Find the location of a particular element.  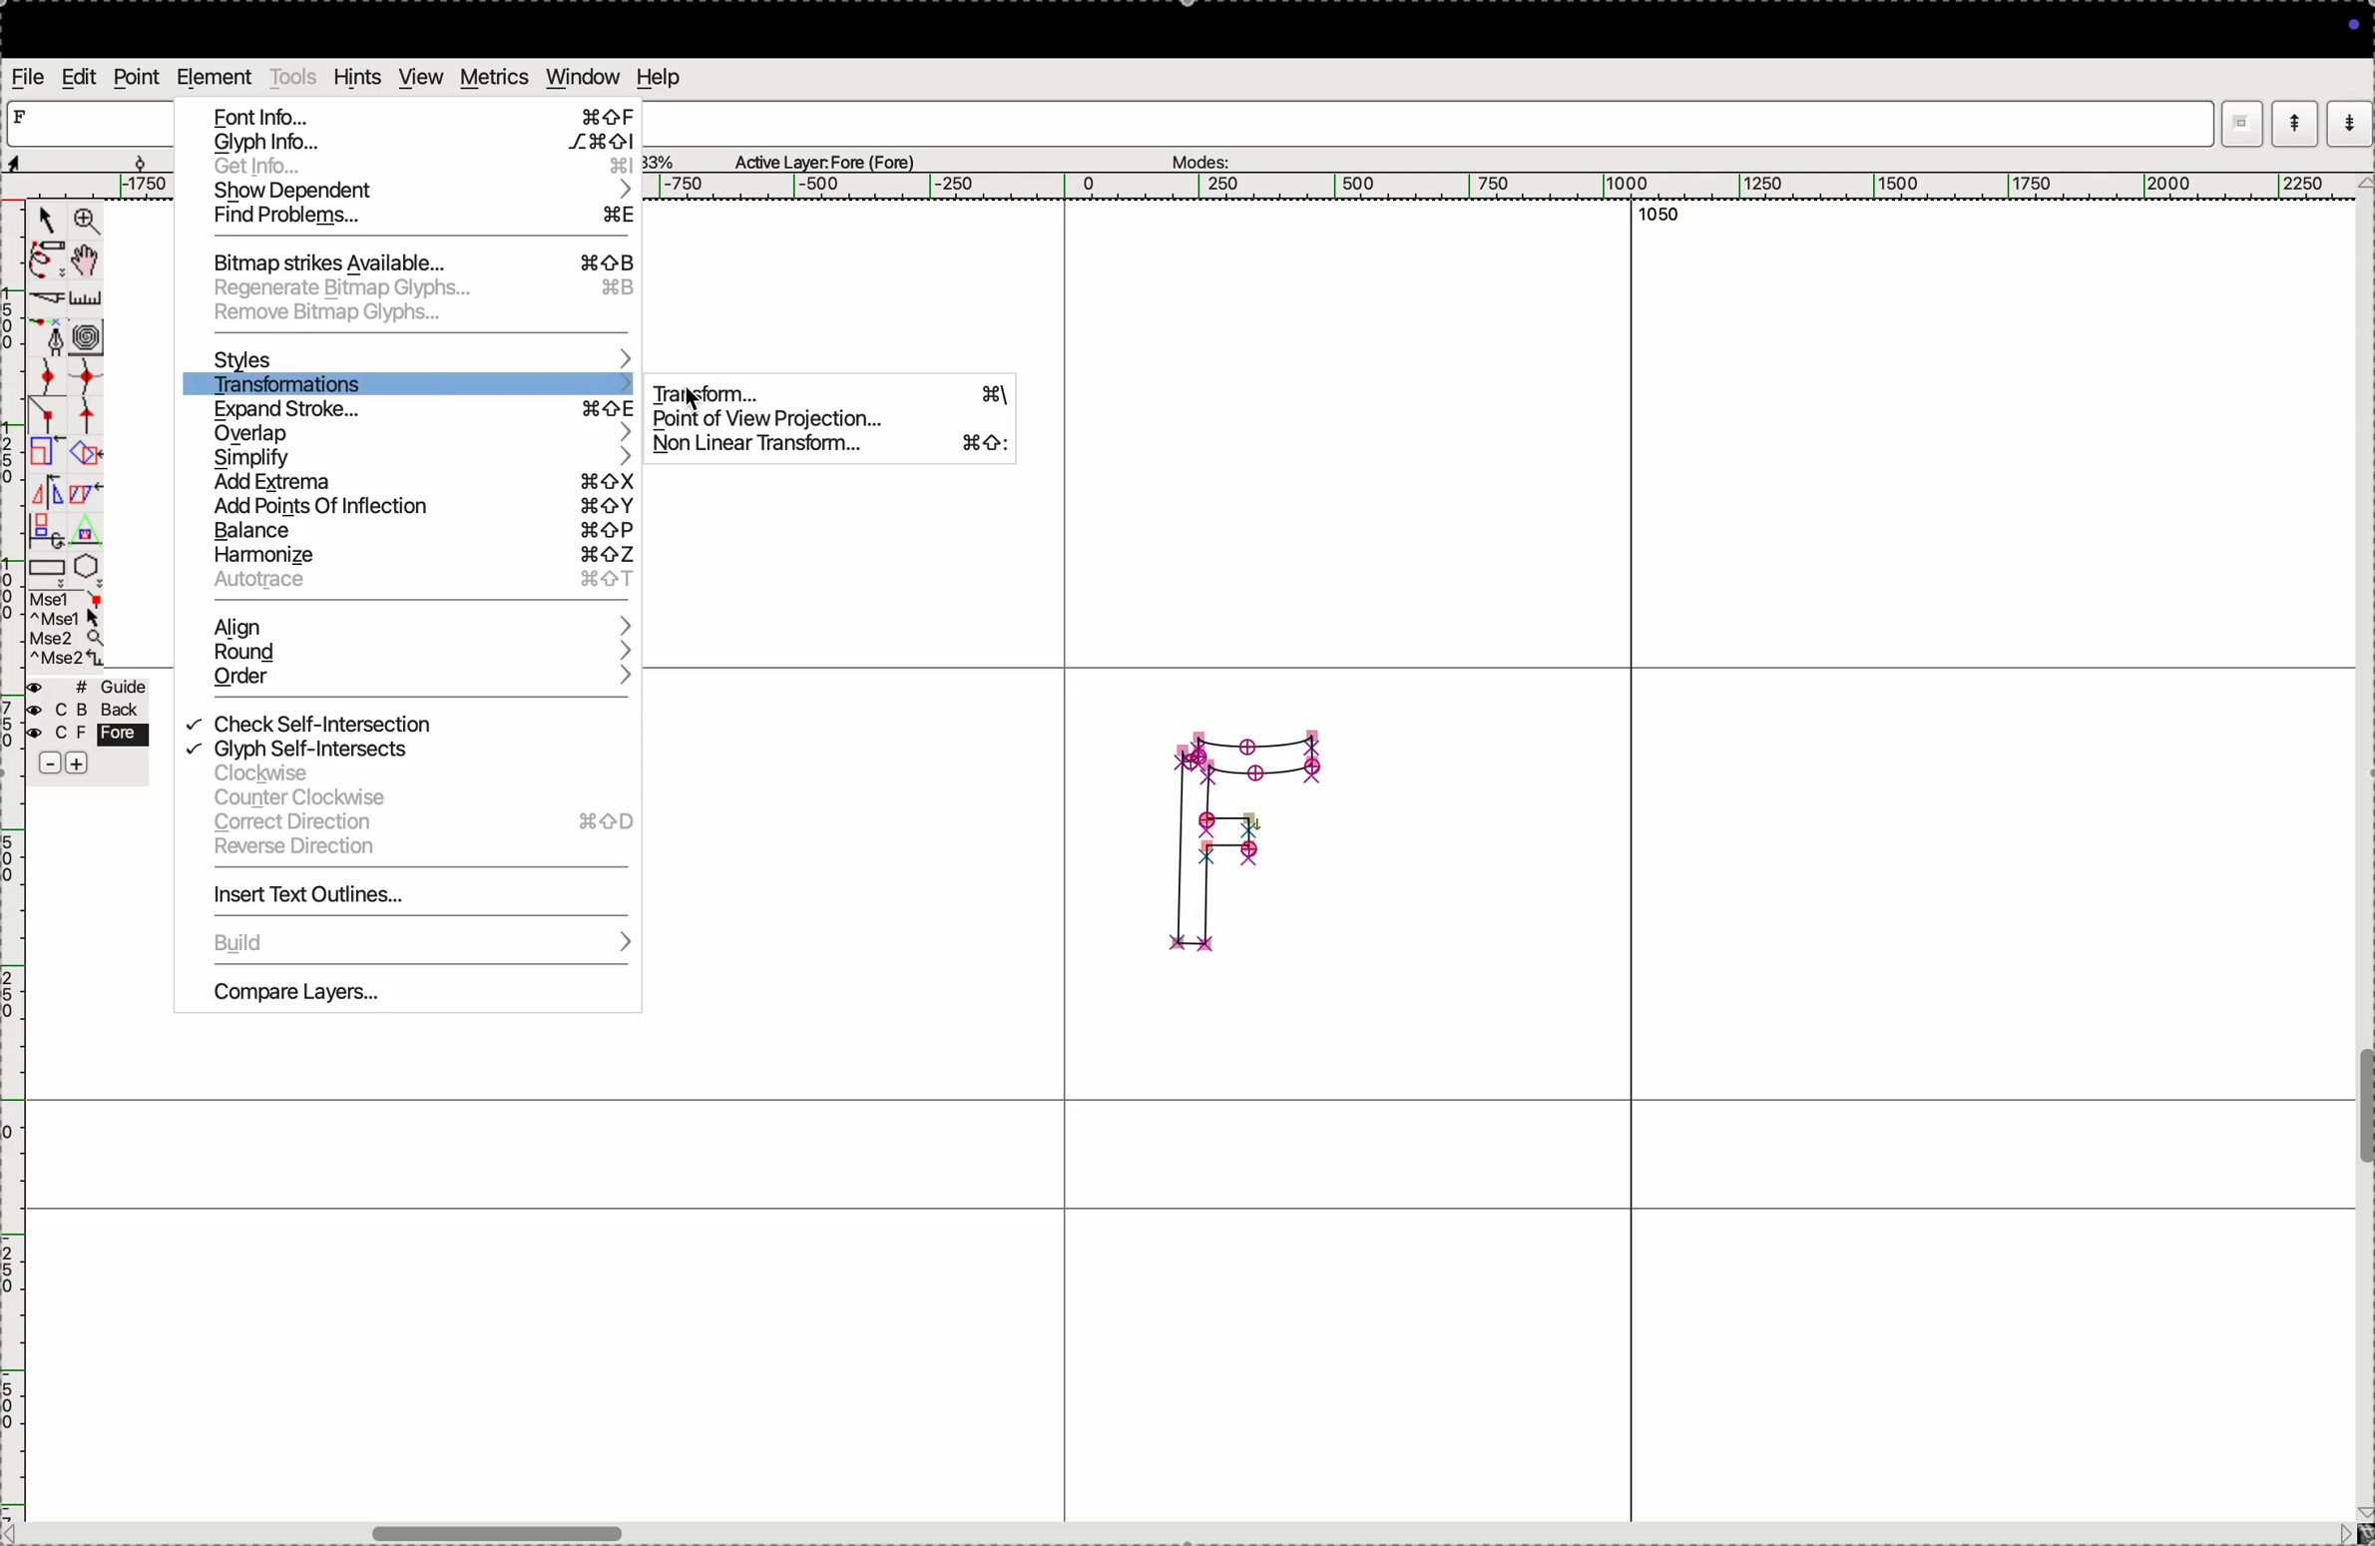

hints is located at coordinates (358, 77).